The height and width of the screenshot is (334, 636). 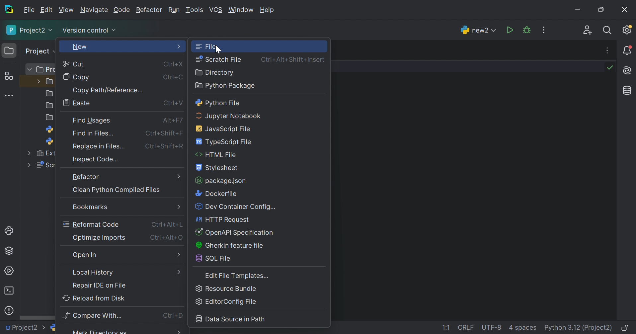 I want to click on File, so click(x=29, y=10).